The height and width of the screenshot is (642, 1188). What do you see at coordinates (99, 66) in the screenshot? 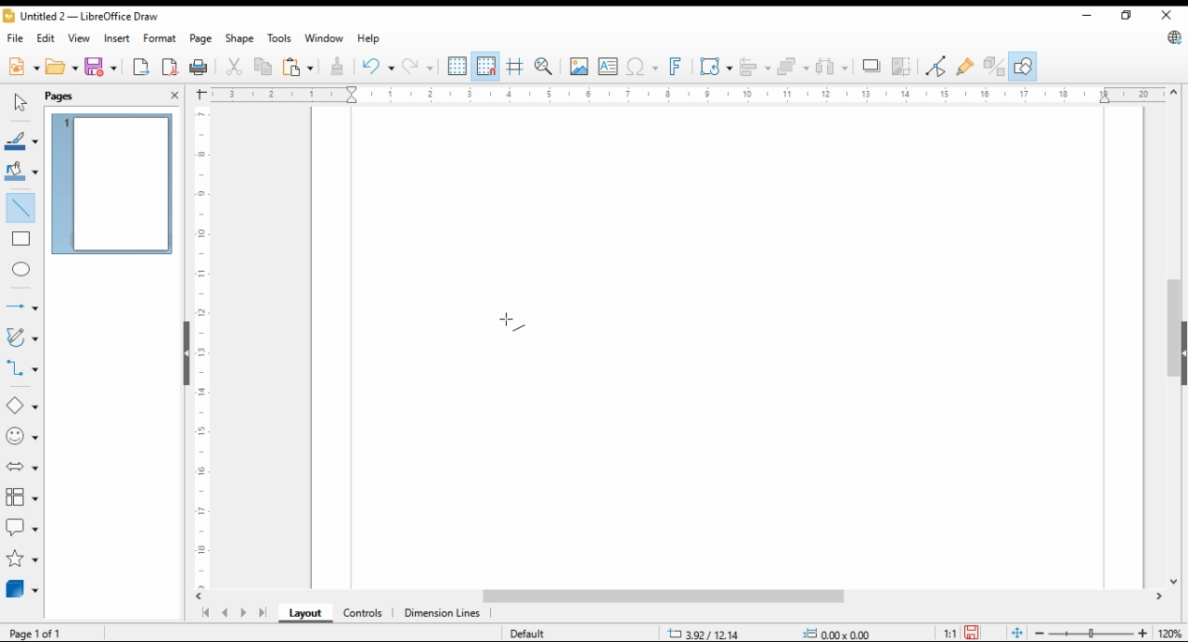
I see `save` at bounding box center [99, 66].